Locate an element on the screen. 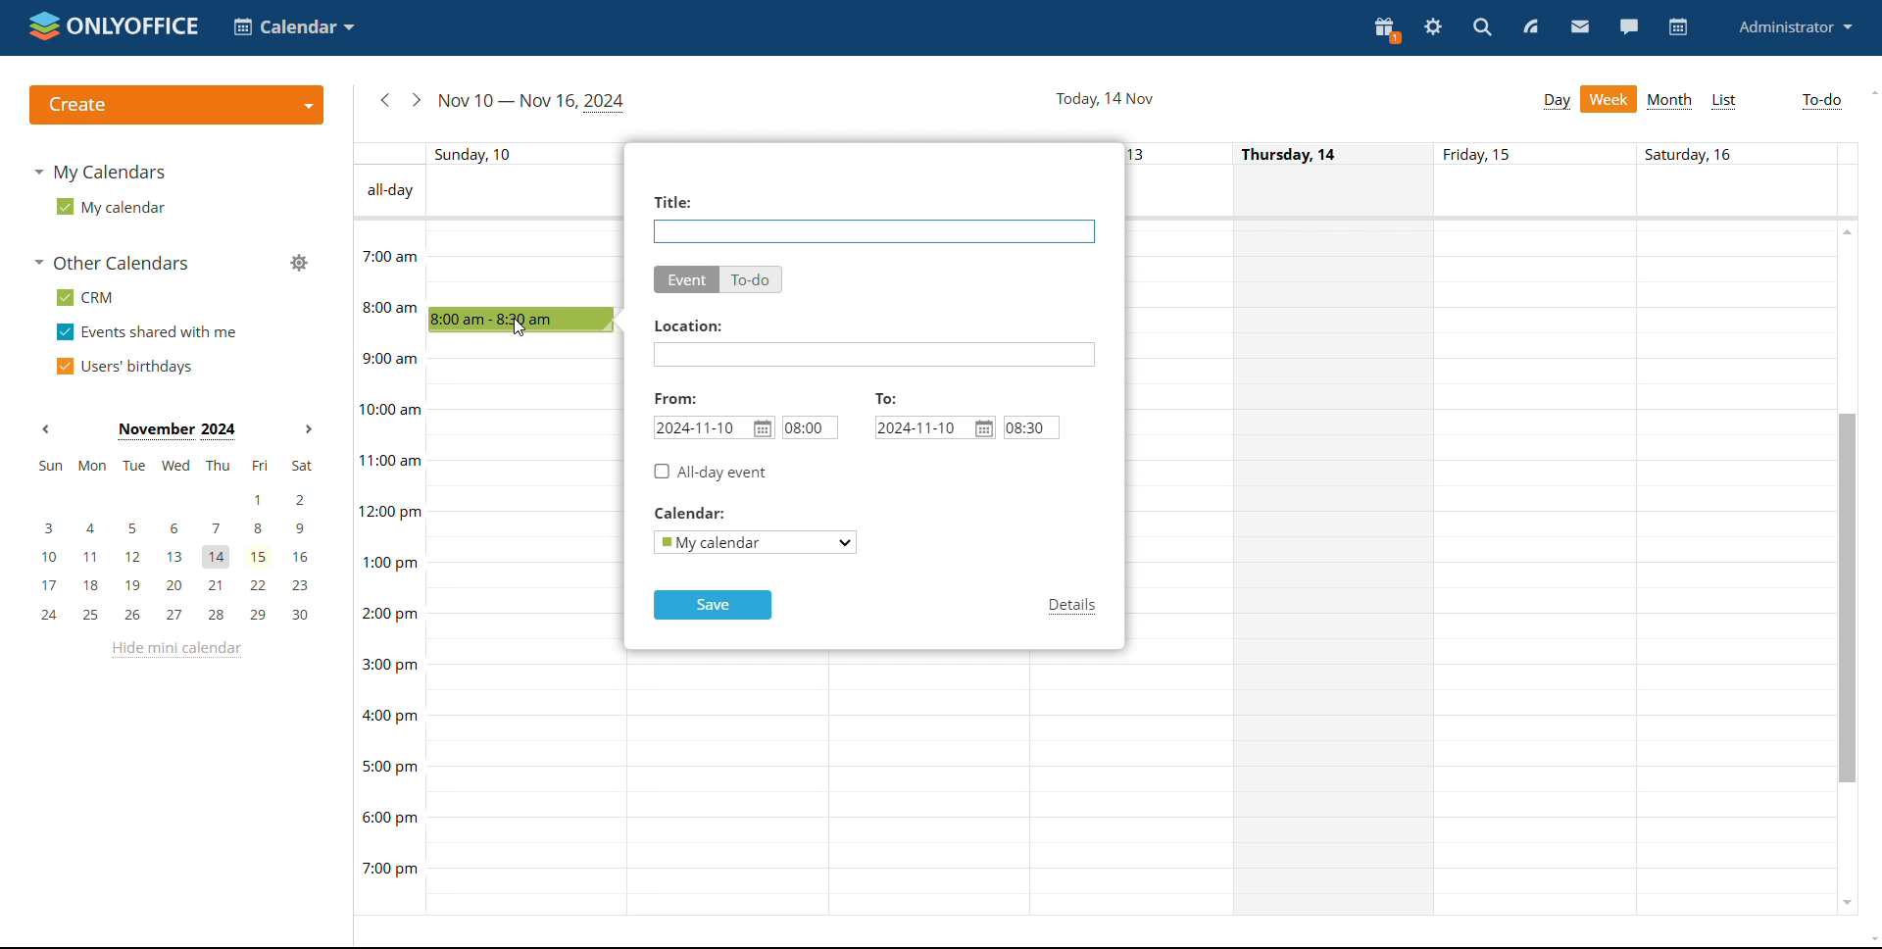  location: is located at coordinates (683, 325).